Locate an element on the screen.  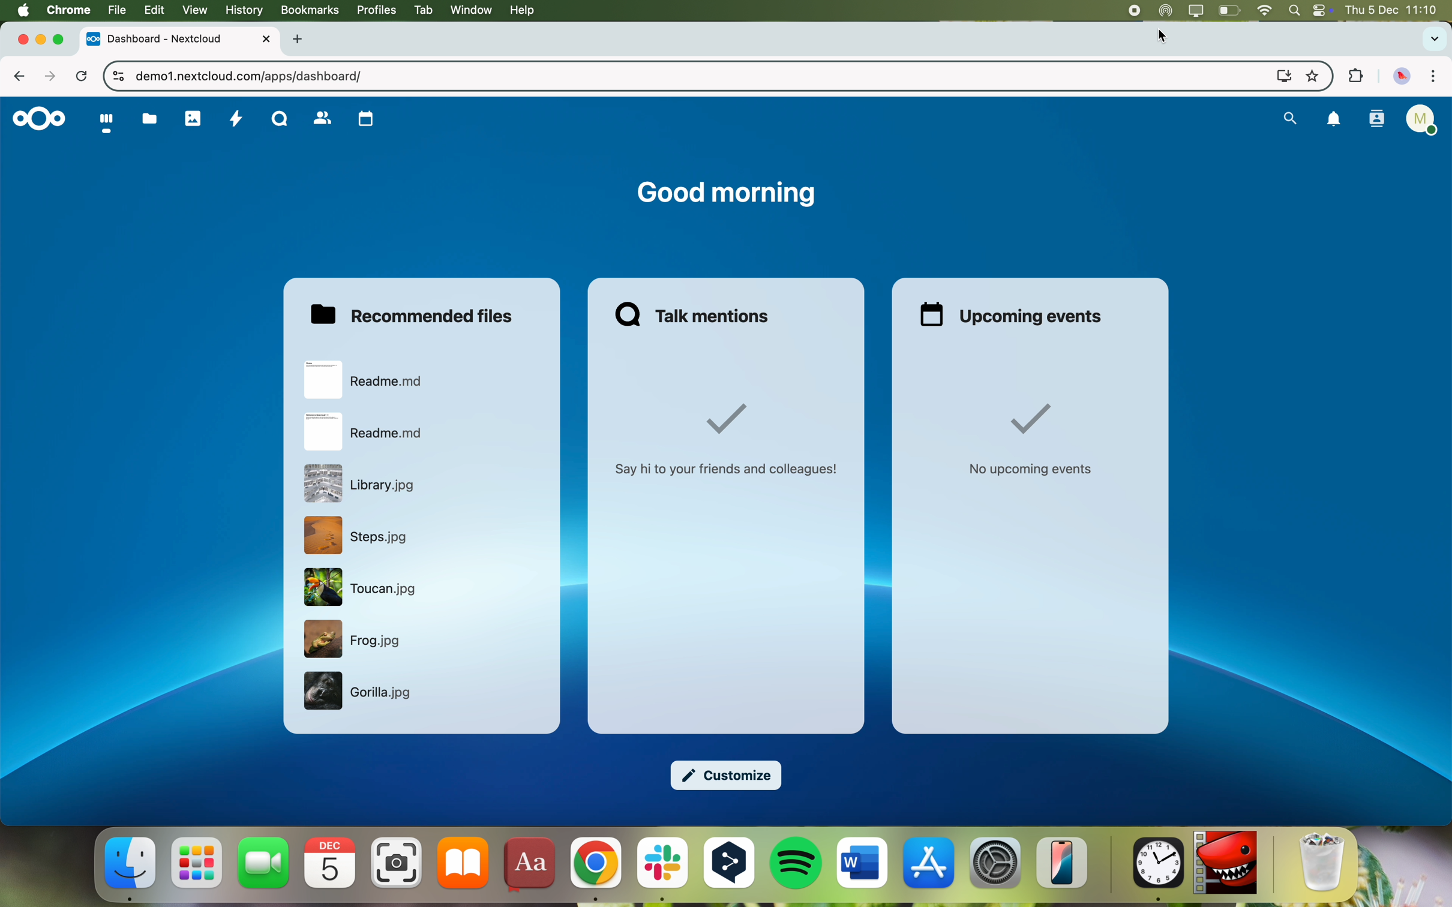
file is located at coordinates (361, 588).